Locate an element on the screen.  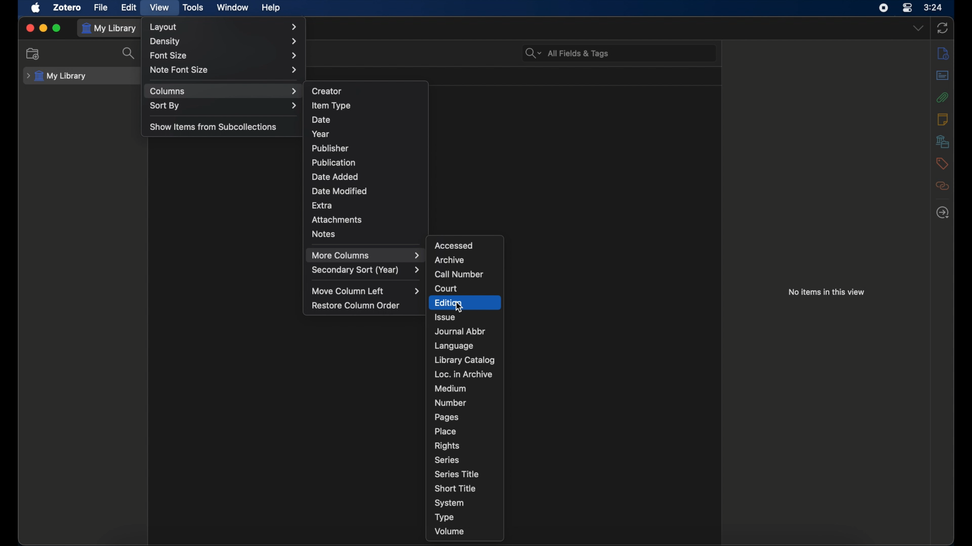
show items from sub collections is located at coordinates (213, 127).